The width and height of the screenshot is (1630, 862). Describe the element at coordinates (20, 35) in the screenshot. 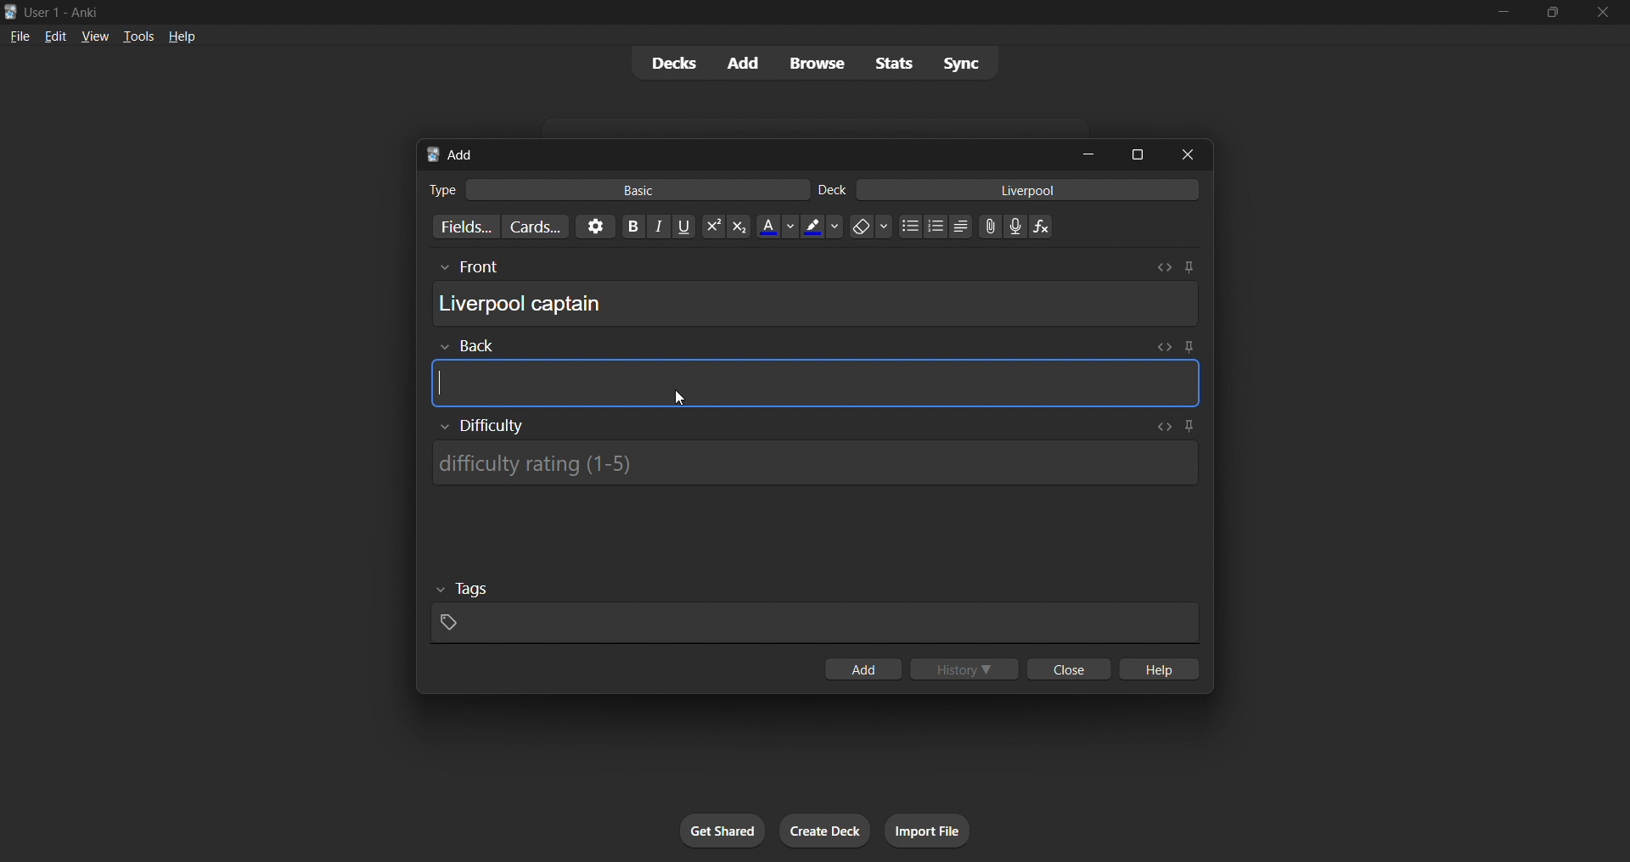

I see `file` at that location.